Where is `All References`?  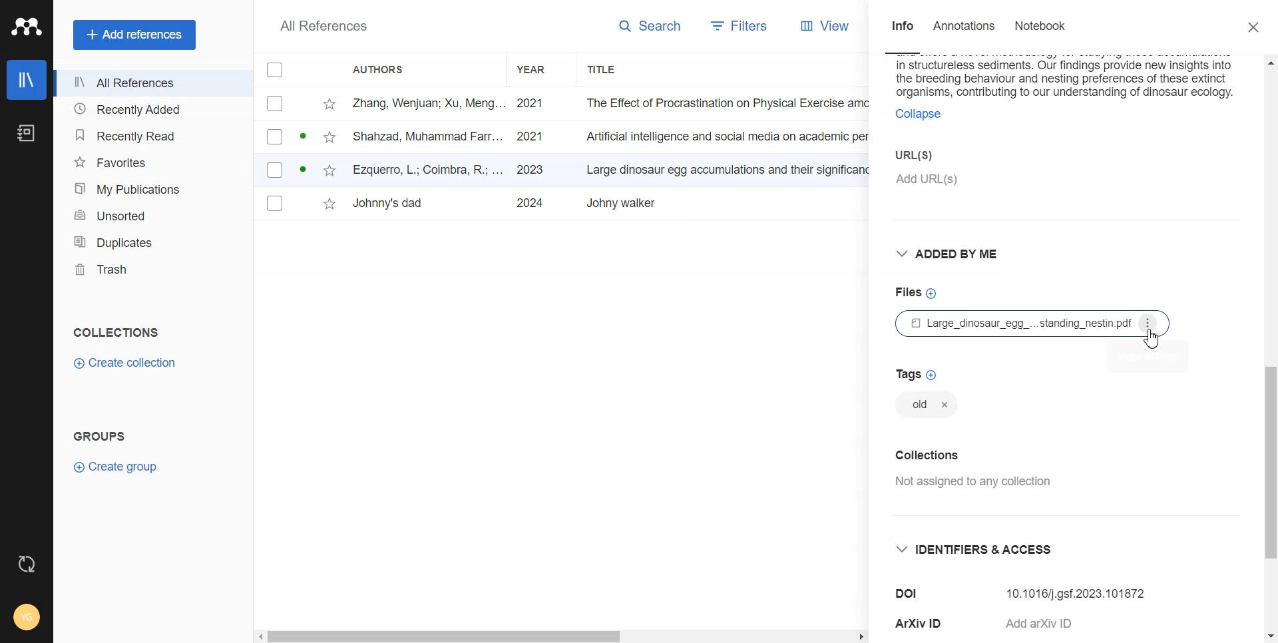
All References is located at coordinates (147, 83).